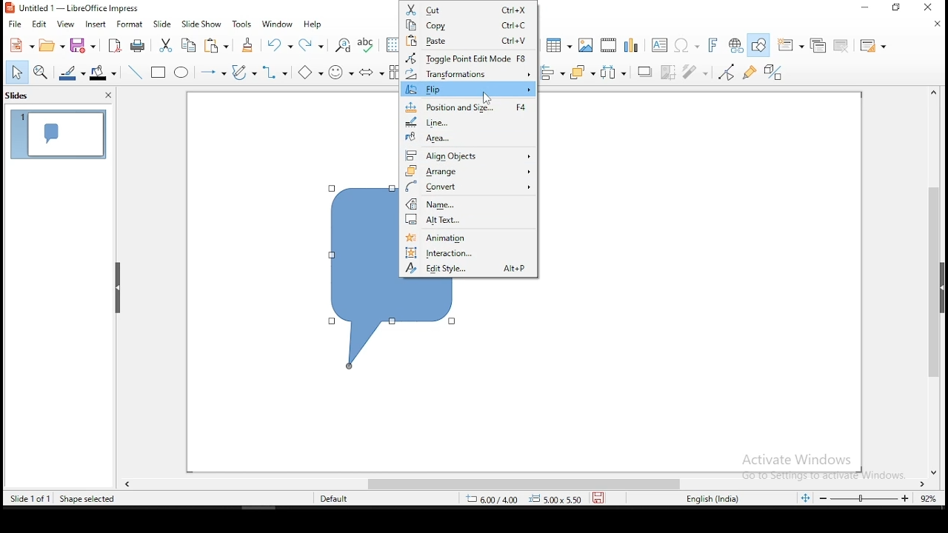 The width and height of the screenshot is (948, 533). What do you see at coordinates (469, 269) in the screenshot?
I see `edit style` at bounding box center [469, 269].